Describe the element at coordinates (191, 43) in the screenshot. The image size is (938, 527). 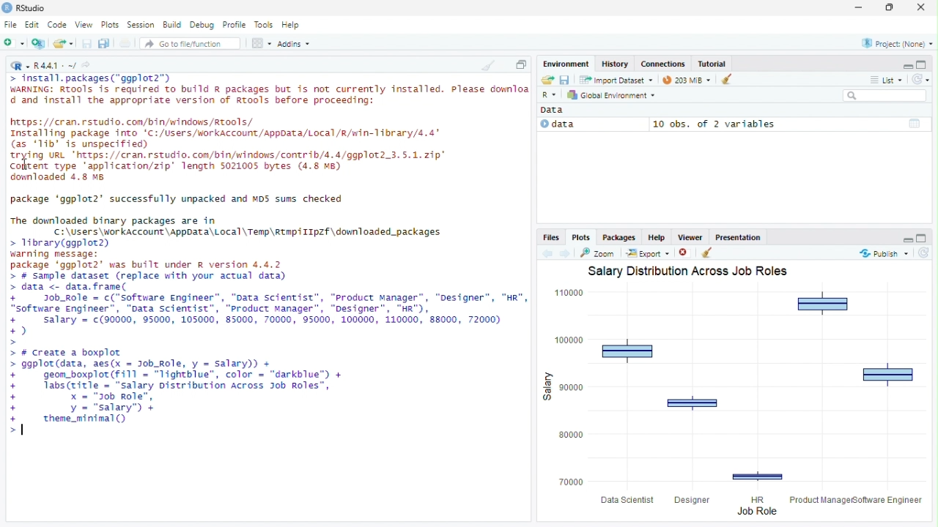
I see `Go to file/function` at that location.